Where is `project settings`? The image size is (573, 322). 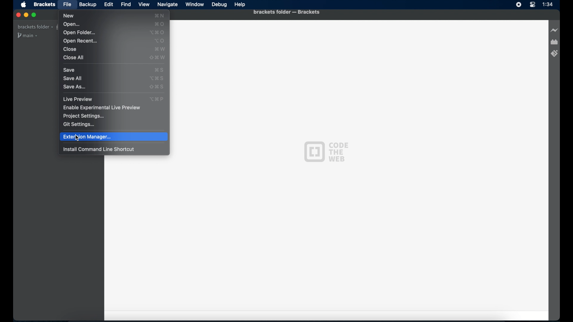
project settings is located at coordinates (83, 116).